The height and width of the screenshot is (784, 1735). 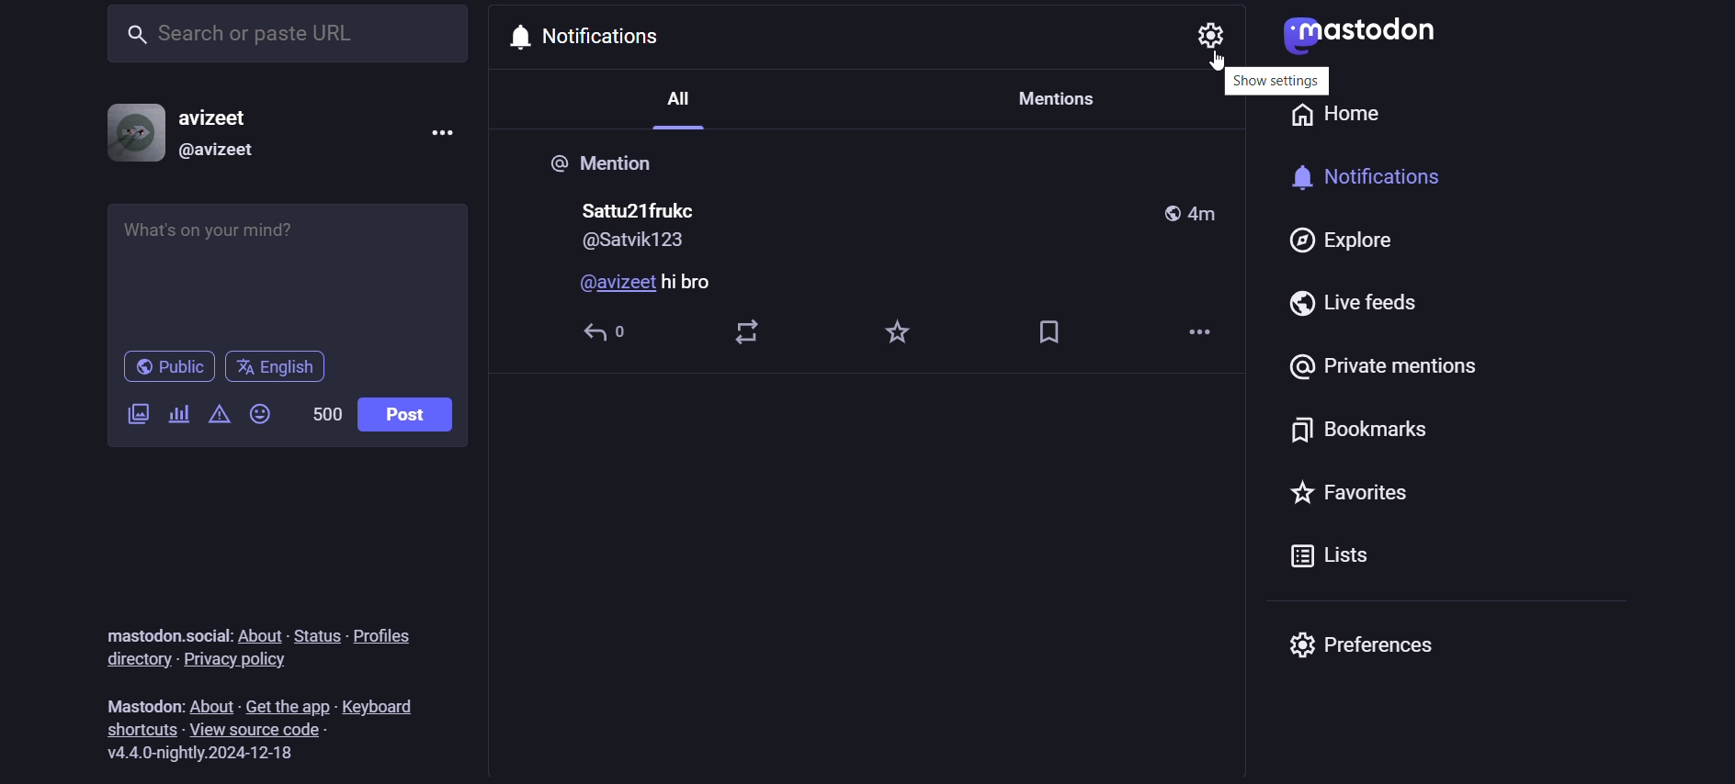 What do you see at coordinates (593, 36) in the screenshot?
I see `notifications` at bounding box center [593, 36].